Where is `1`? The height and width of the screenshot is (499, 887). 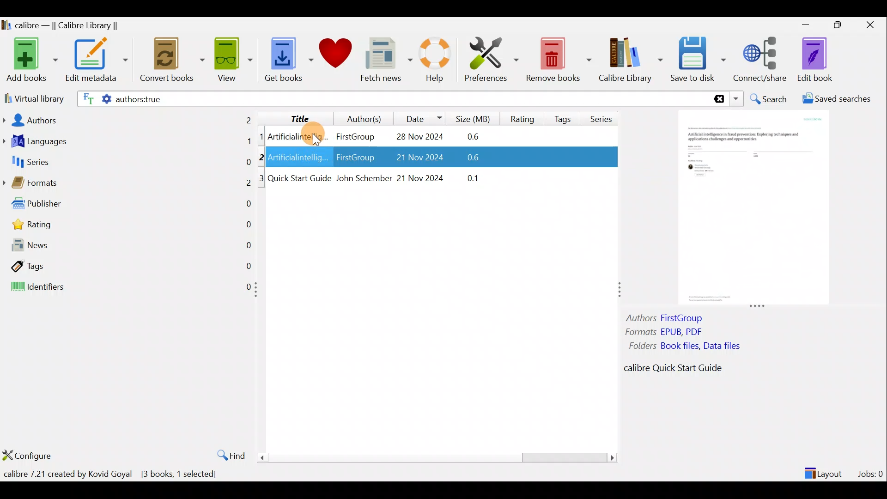
1 is located at coordinates (261, 137).